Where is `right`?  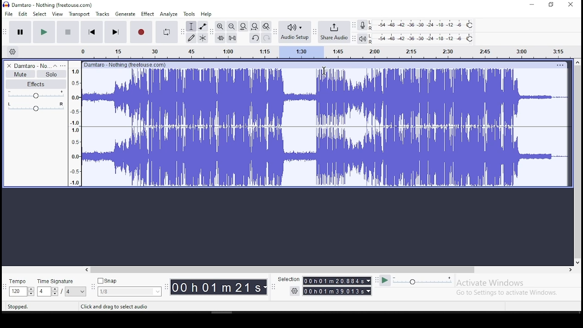 right is located at coordinates (570, 270).